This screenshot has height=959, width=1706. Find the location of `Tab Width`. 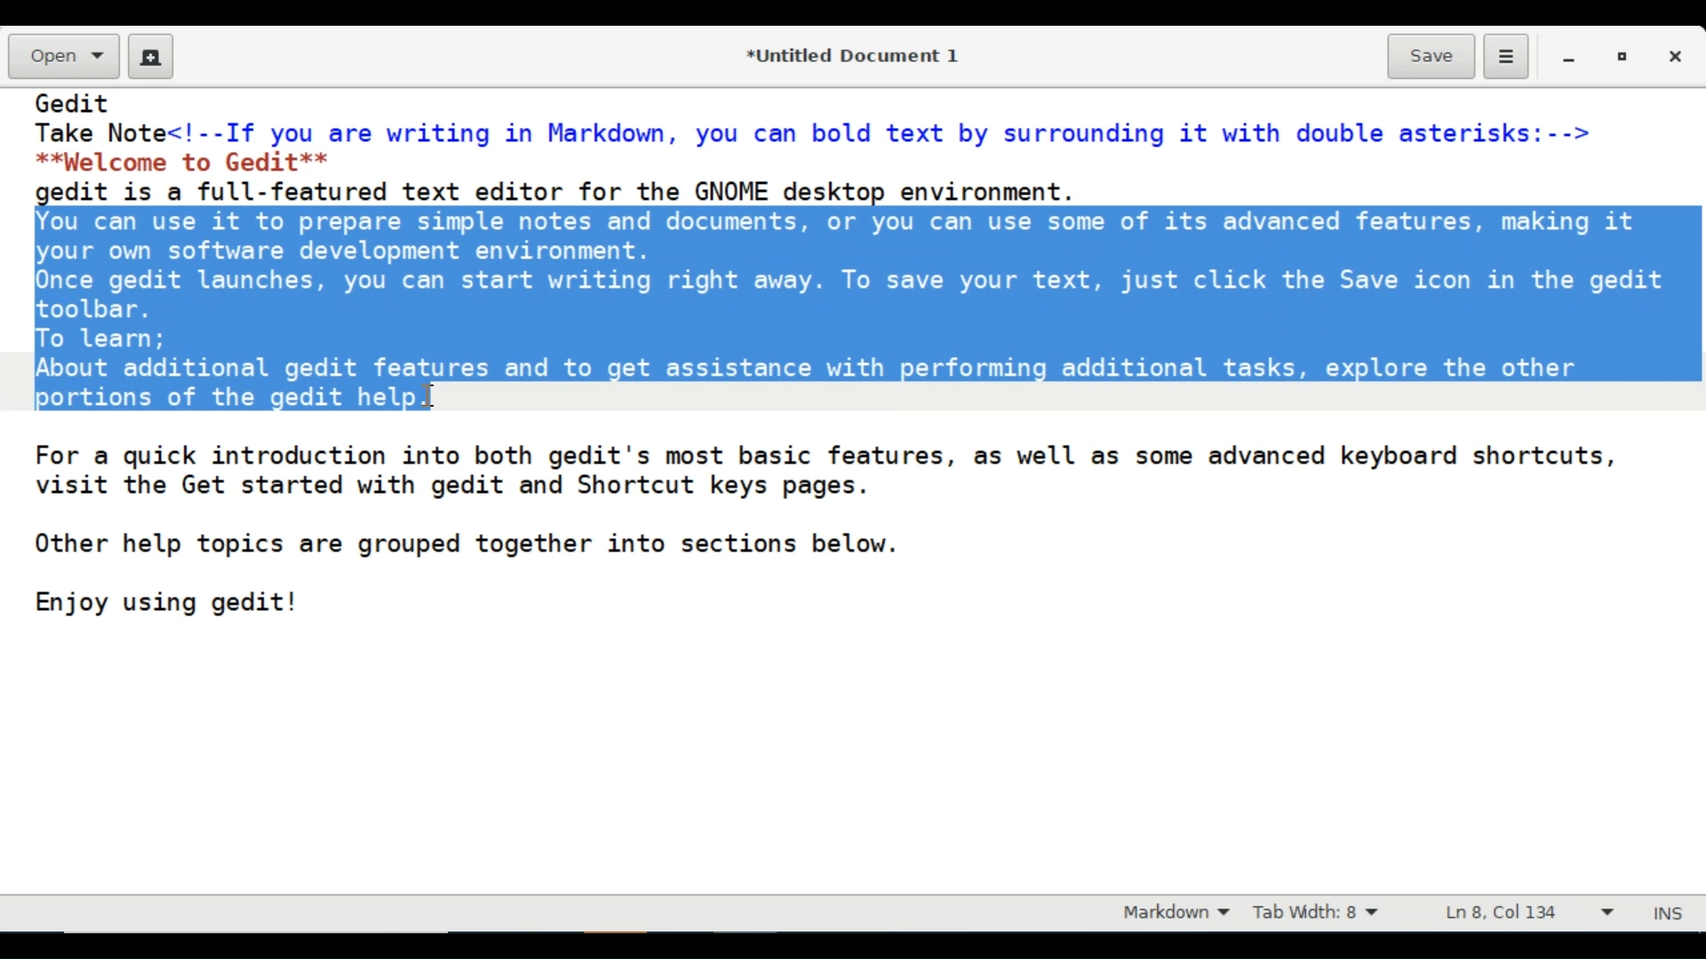

Tab Width is located at coordinates (1328, 914).